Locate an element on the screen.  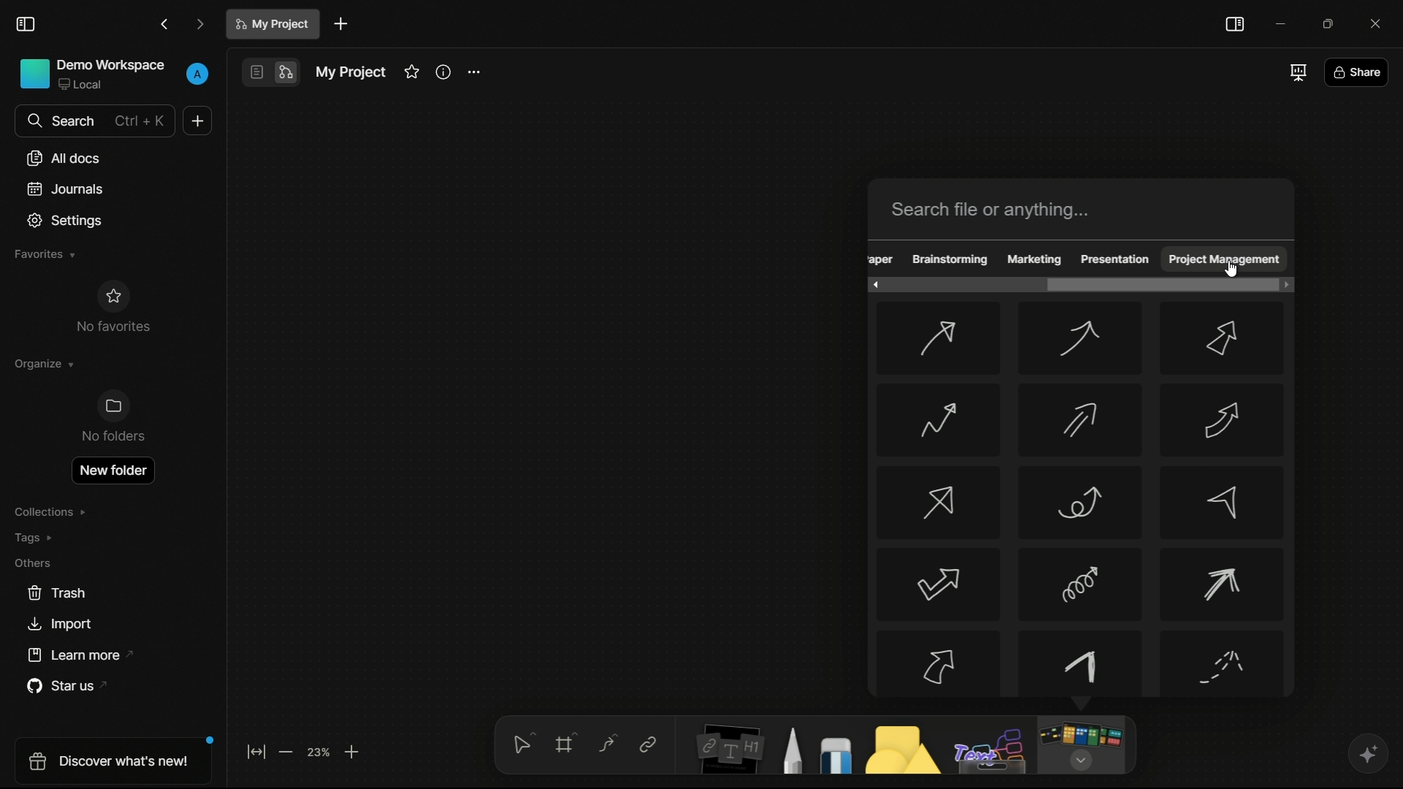
search bar is located at coordinates (94, 121).